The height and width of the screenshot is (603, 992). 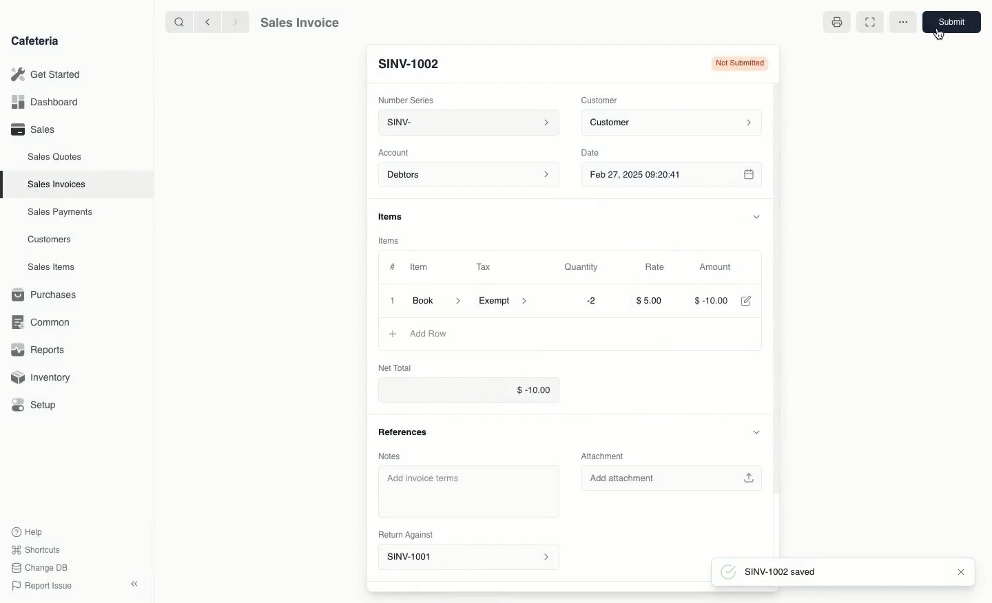 I want to click on Reports, so click(x=38, y=348).